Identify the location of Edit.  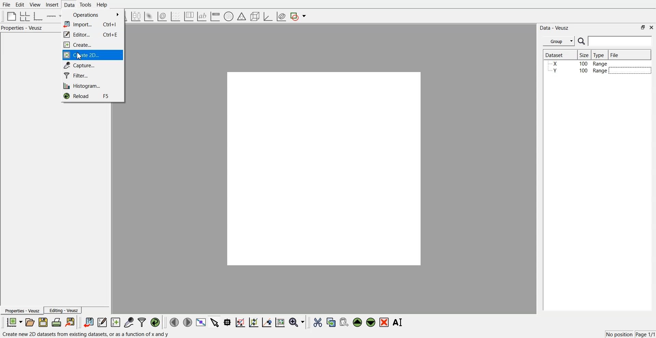
(19, 5).